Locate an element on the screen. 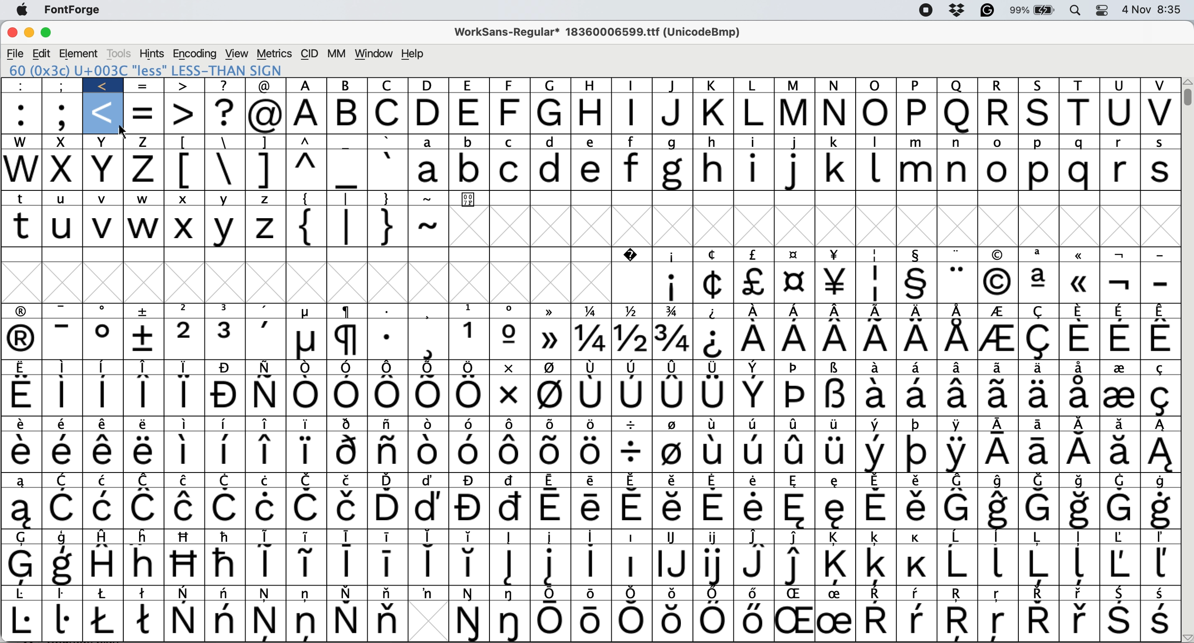 The height and width of the screenshot is (643, 1194). Symbol is located at coordinates (186, 425).